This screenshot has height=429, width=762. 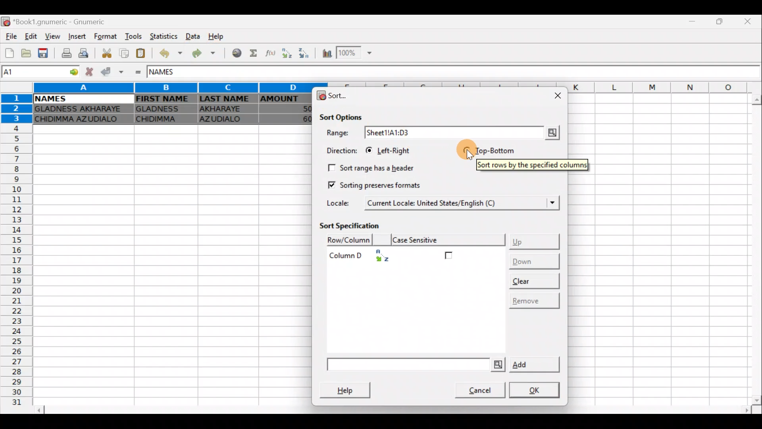 I want to click on Sort options, so click(x=344, y=116).